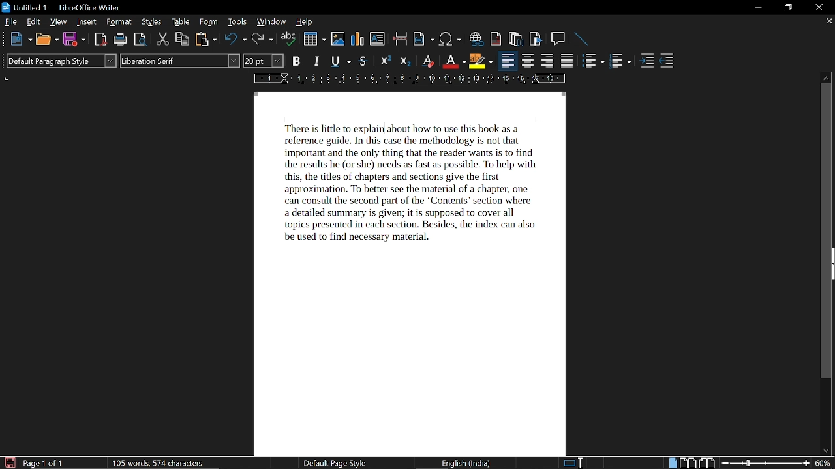  Describe the element at coordinates (5, 63) in the screenshot. I see `` at that location.